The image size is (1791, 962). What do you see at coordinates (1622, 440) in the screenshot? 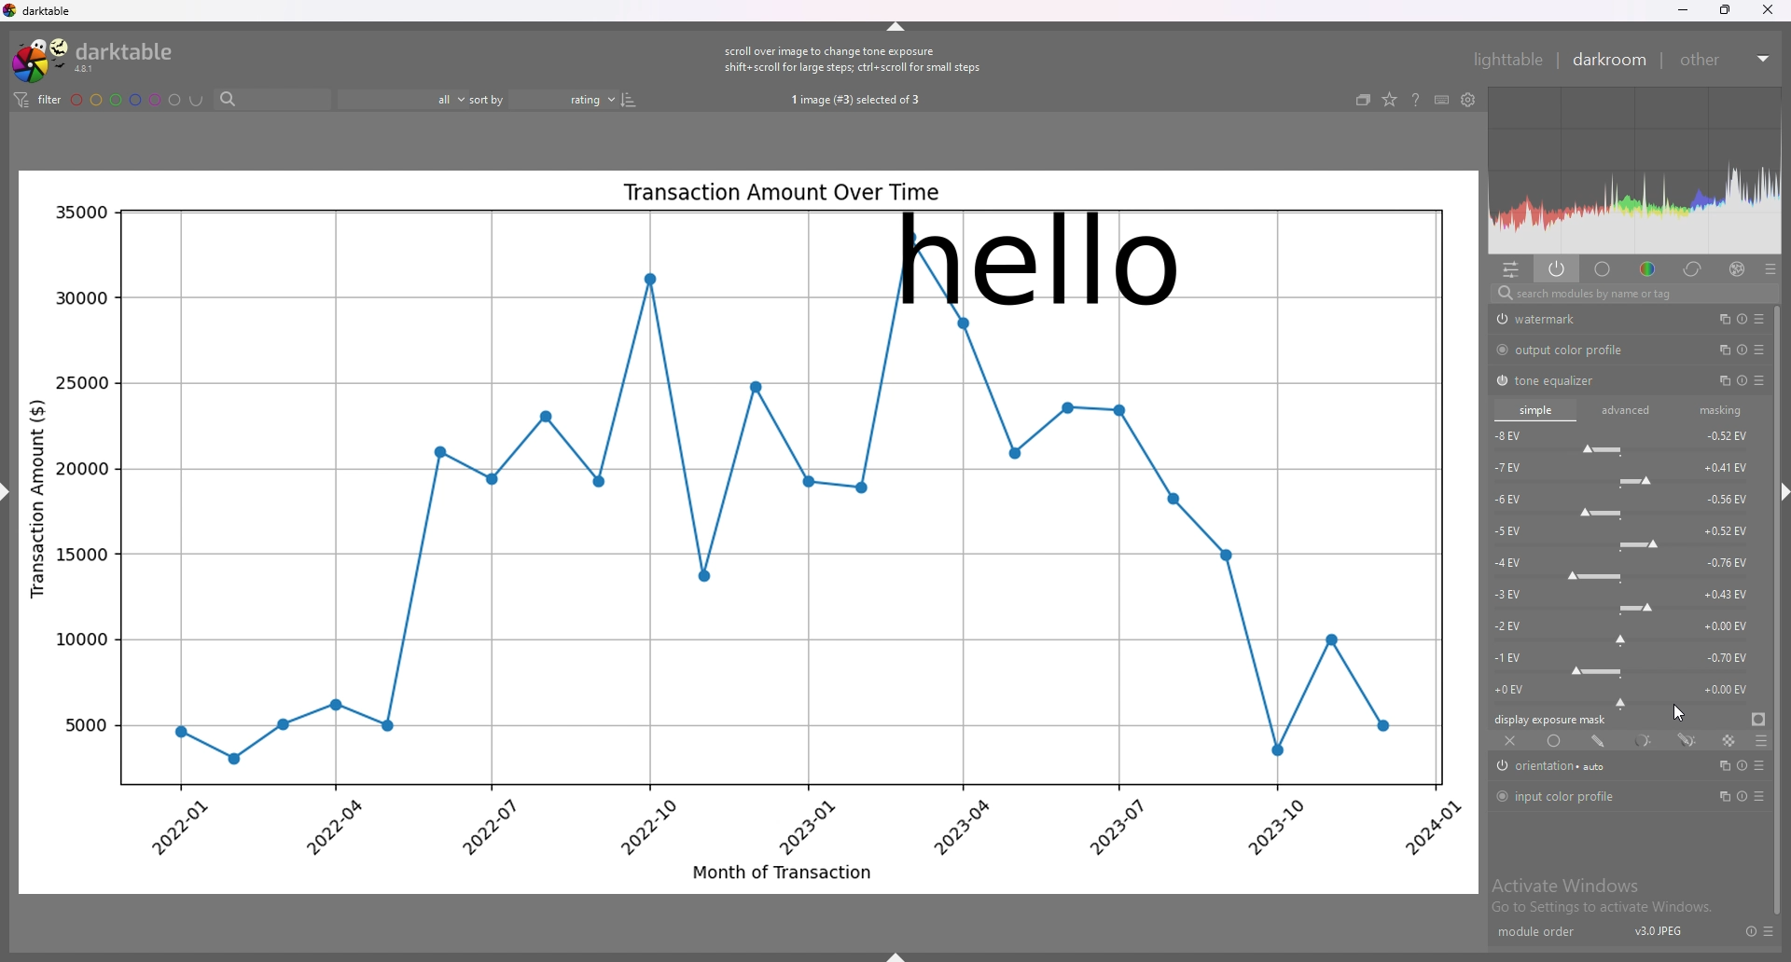
I see `-8 EV force` at bounding box center [1622, 440].